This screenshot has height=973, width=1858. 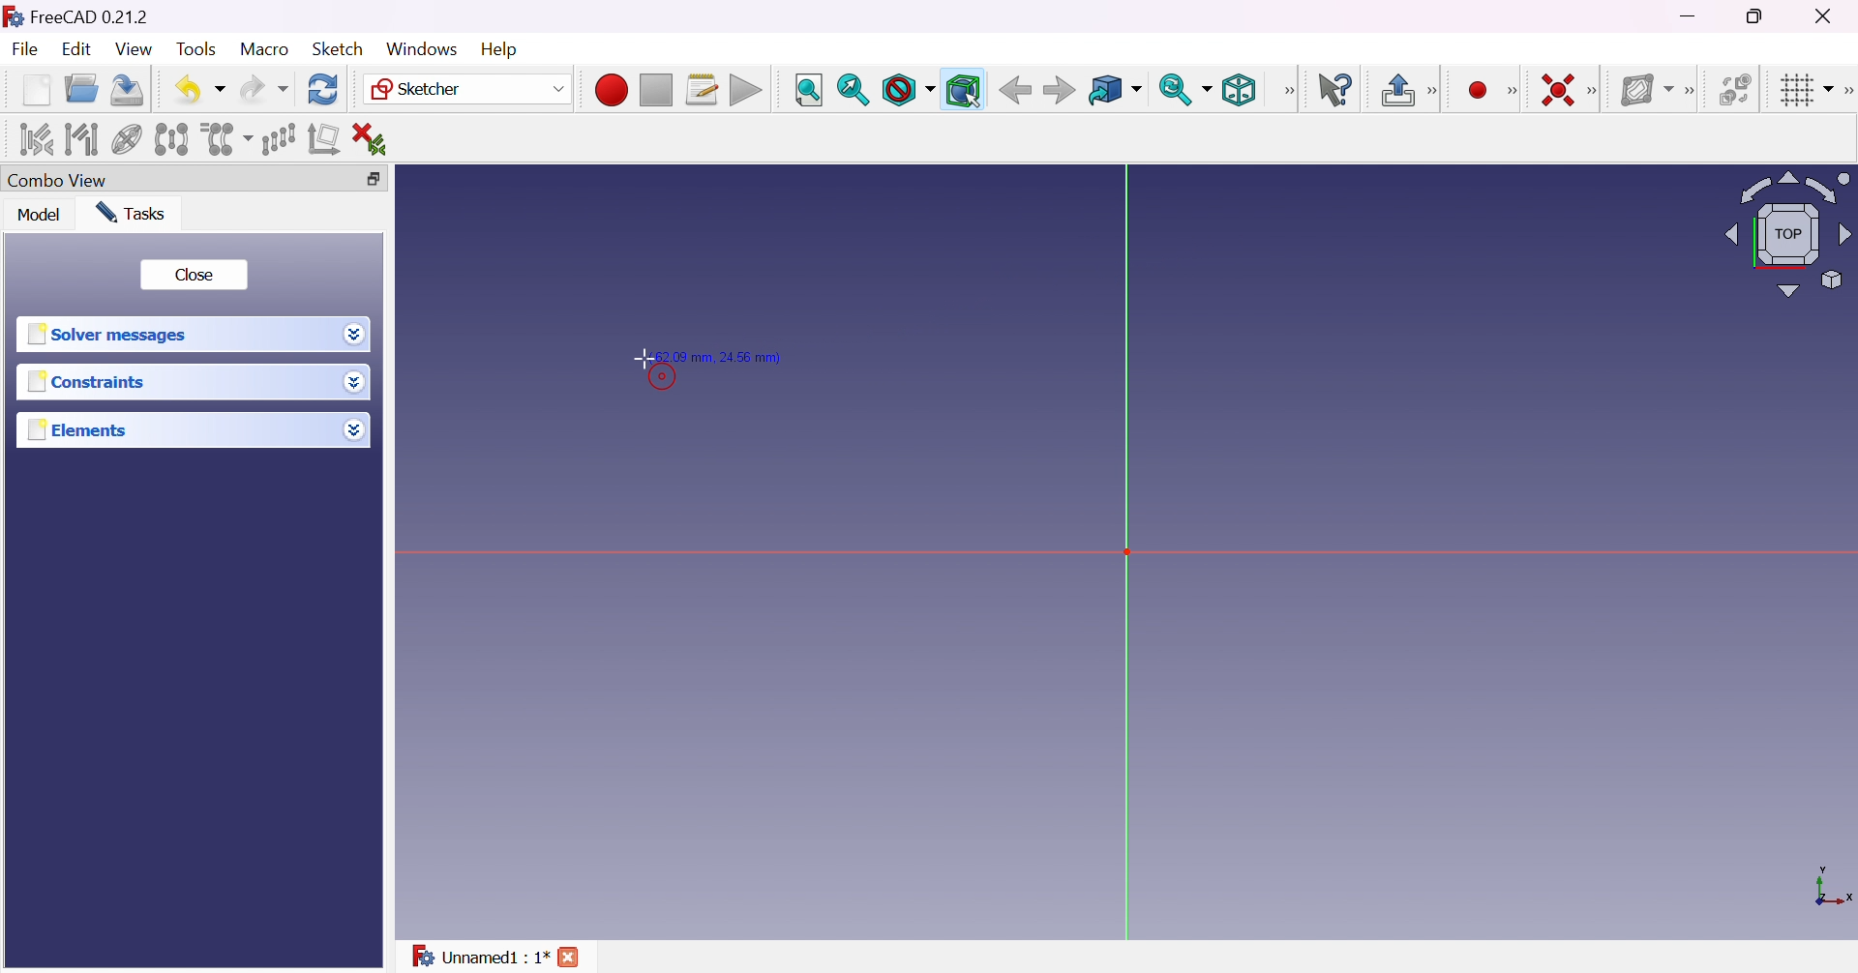 What do you see at coordinates (1784, 236) in the screenshot?
I see `Viewing angle` at bounding box center [1784, 236].